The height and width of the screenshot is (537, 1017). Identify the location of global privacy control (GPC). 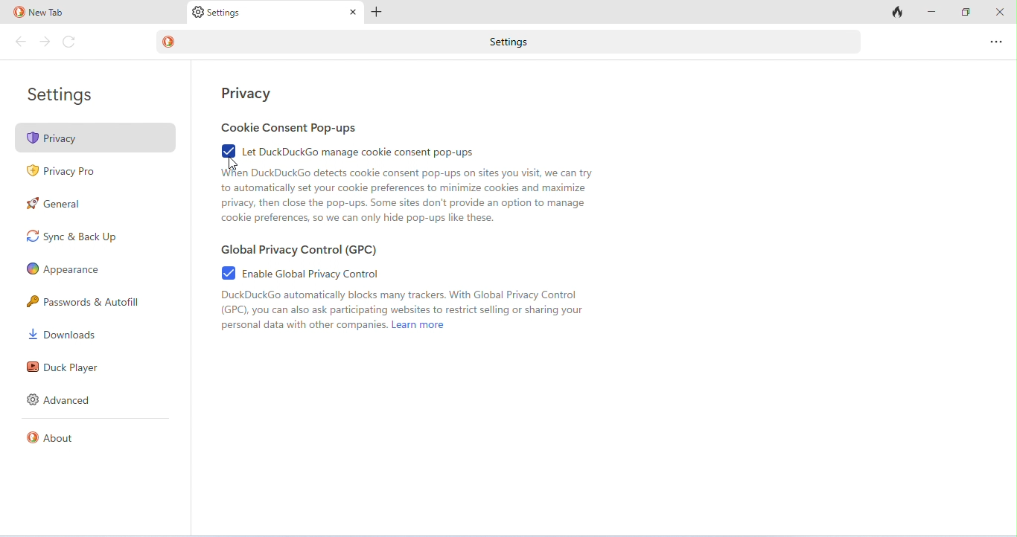
(299, 250).